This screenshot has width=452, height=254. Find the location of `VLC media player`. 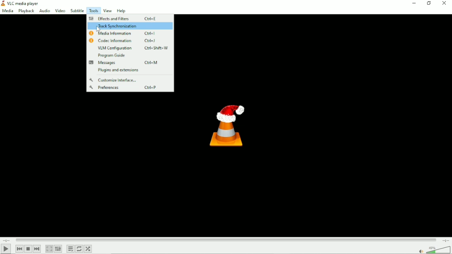

VLC media player is located at coordinates (21, 3).